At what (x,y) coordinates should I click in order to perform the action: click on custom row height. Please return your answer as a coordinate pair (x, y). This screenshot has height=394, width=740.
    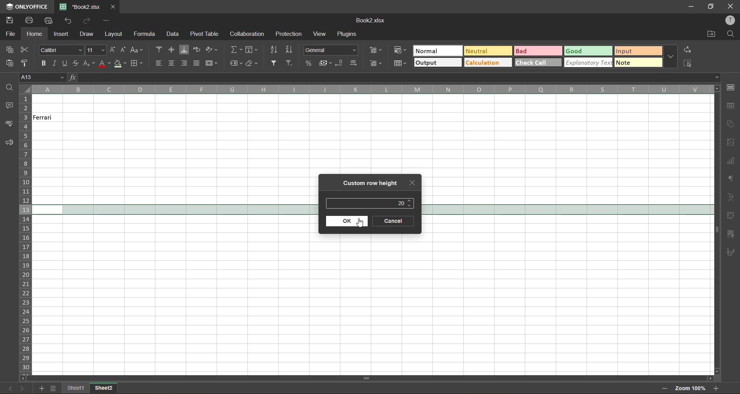
    Looking at the image, I should click on (370, 184).